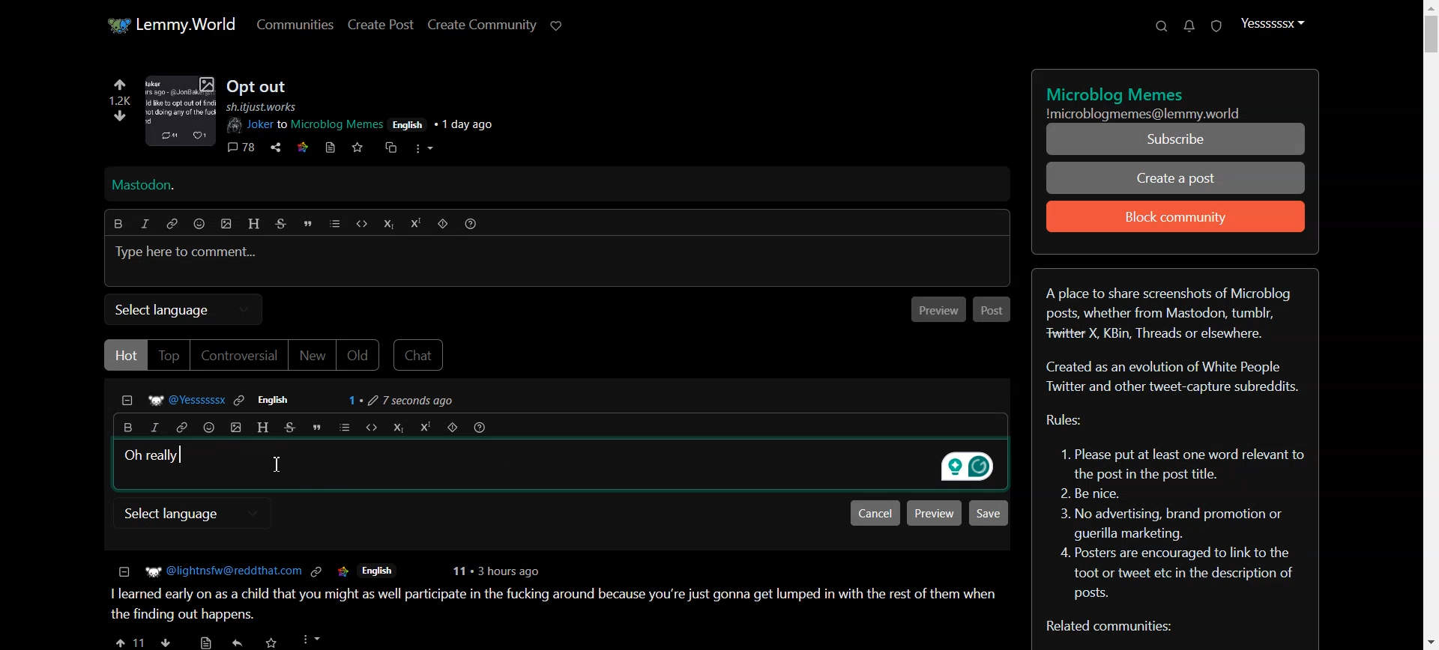 The height and width of the screenshot is (650, 1439). Describe the element at coordinates (994, 309) in the screenshot. I see `Post` at that location.